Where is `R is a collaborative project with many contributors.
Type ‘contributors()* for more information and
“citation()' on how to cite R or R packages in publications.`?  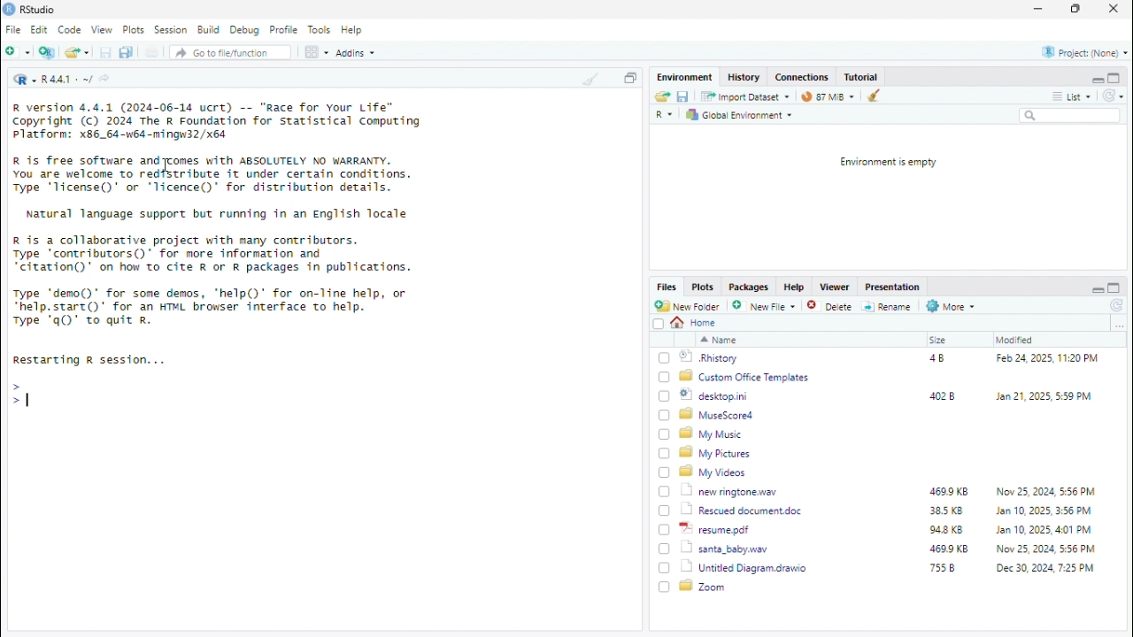
R is a collaborative project with many contributors.
Type ‘contributors()* for more information and
“citation()' on how to cite R or R packages in publications. is located at coordinates (212, 255).